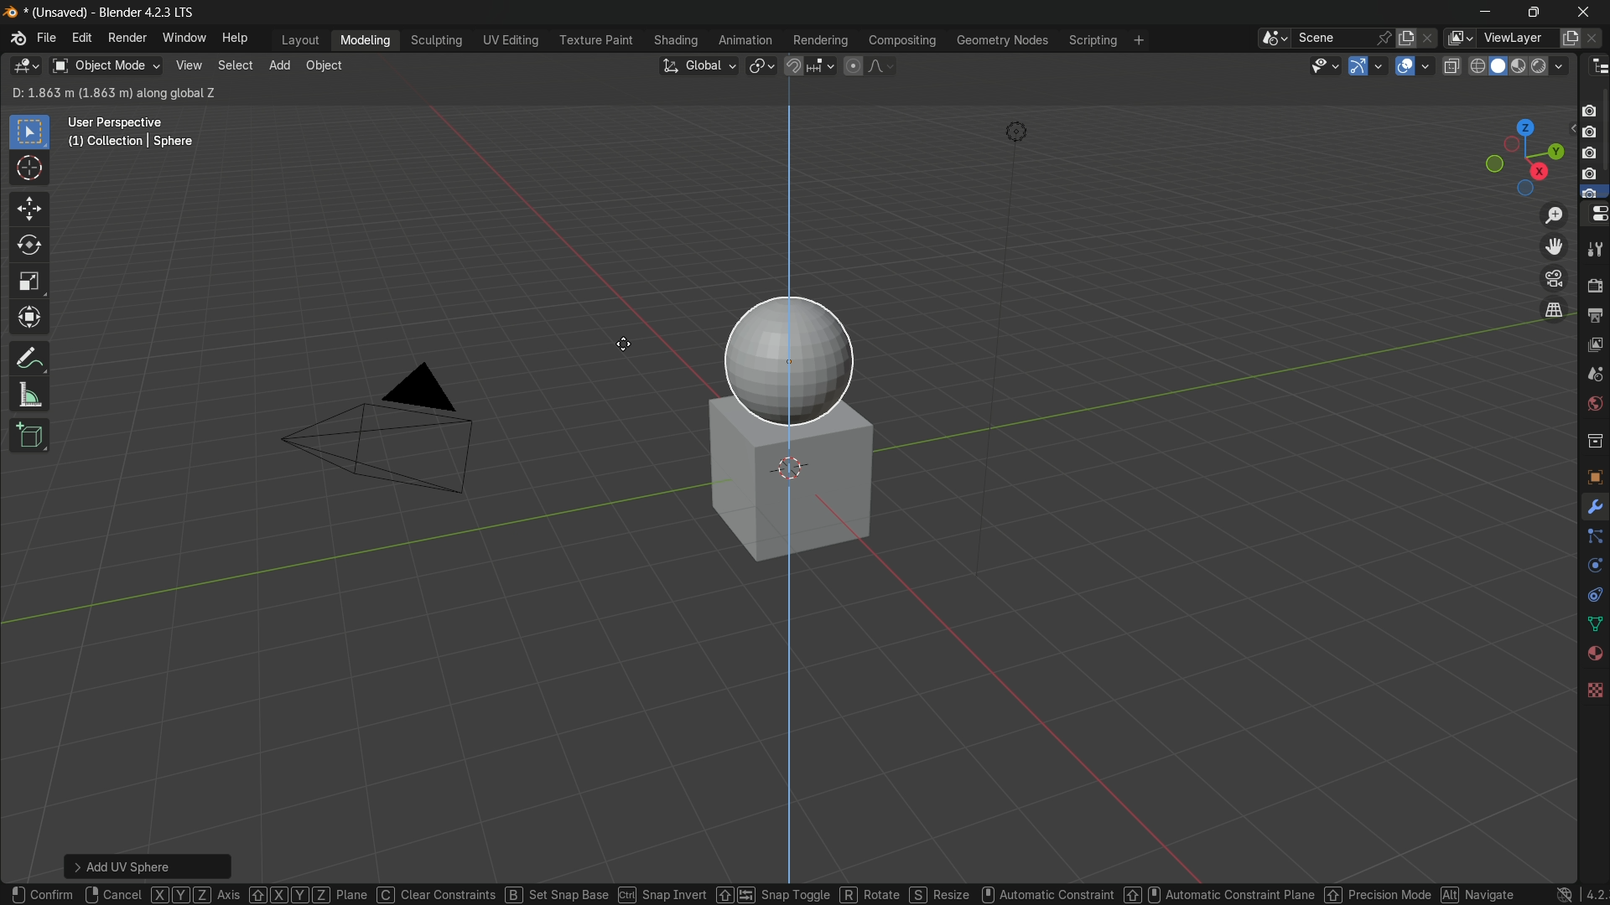 The width and height of the screenshot is (1610, 905). I want to click on Modifiers Tab, so click(1594, 507).